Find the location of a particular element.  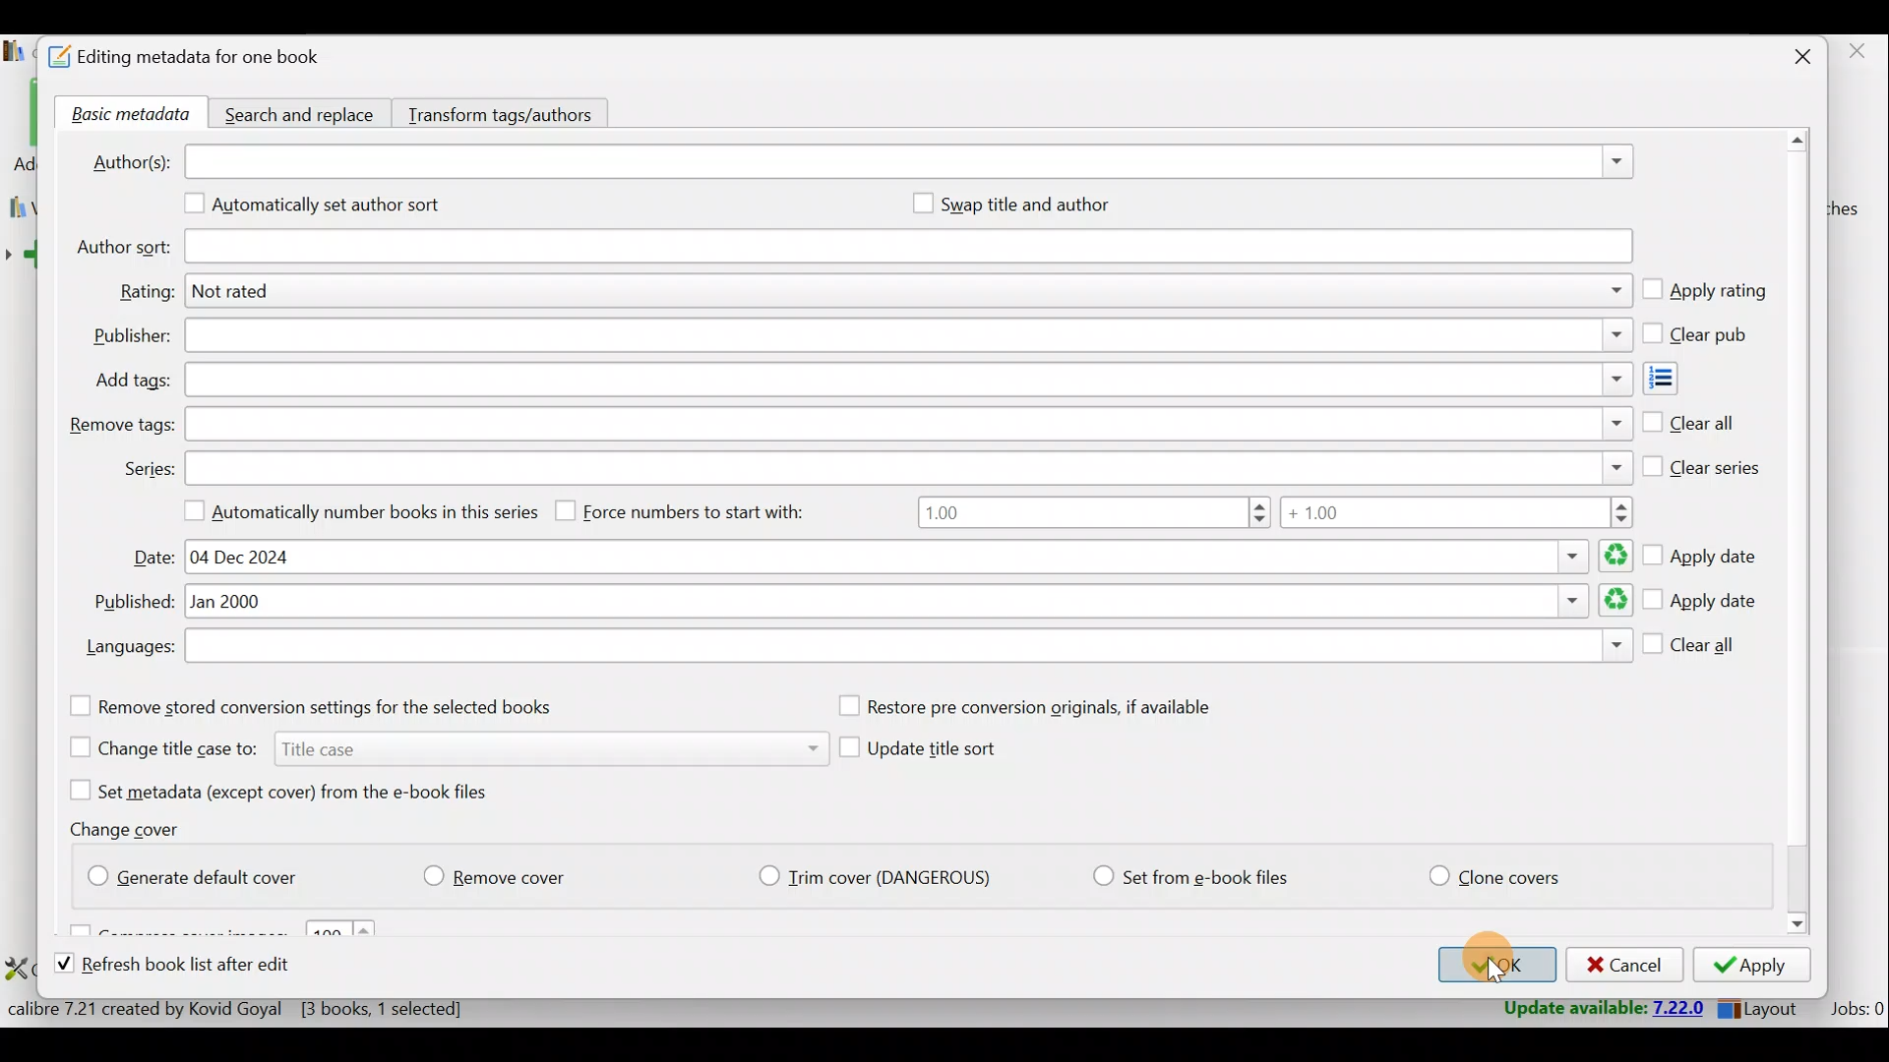

Rating: is located at coordinates (146, 292).